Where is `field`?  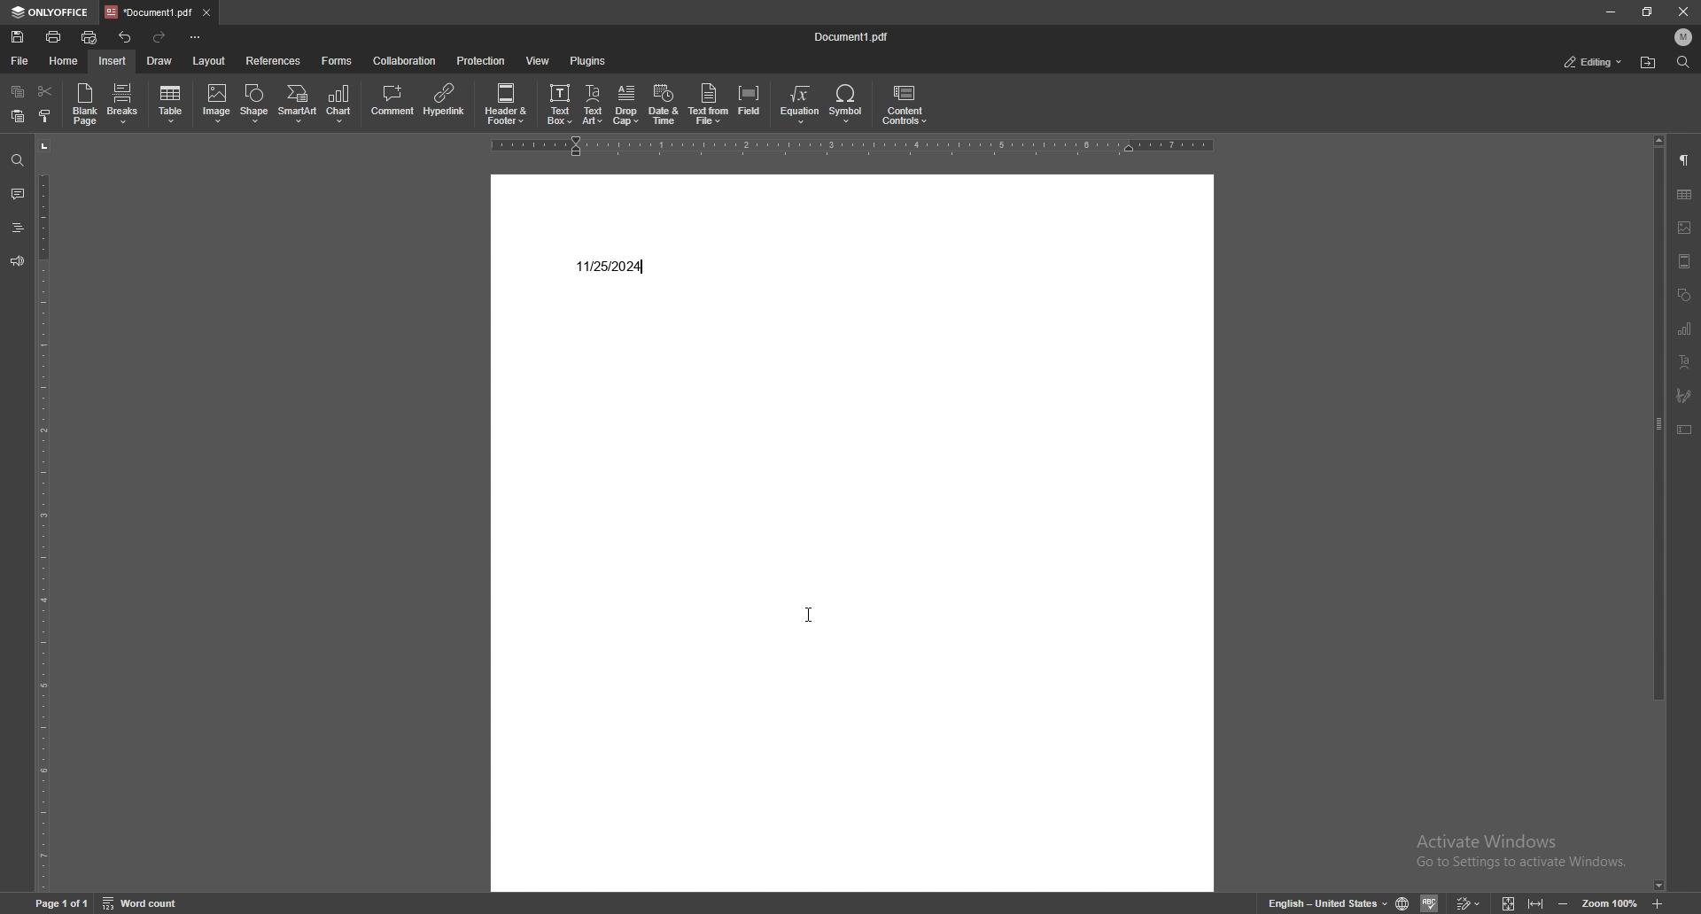 field is located at coordinates (749, 104).